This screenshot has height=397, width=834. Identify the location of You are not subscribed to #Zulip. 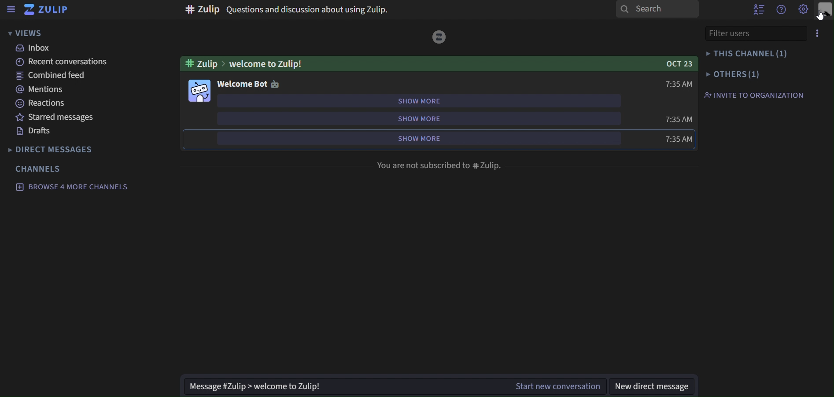
(443, 164).